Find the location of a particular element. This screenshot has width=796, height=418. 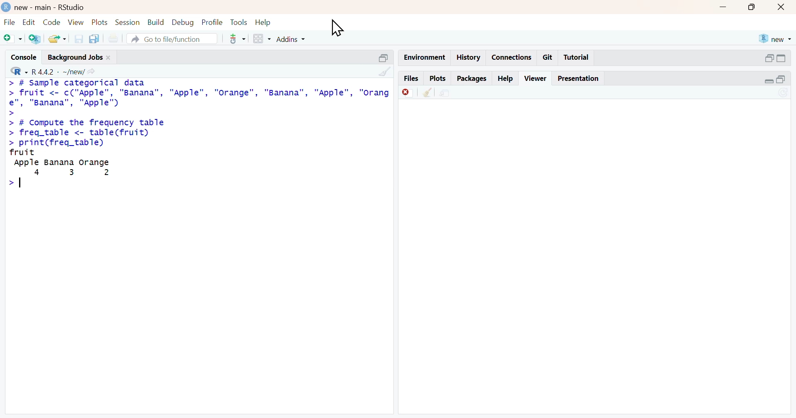

files is located at coordinates (412, 78).